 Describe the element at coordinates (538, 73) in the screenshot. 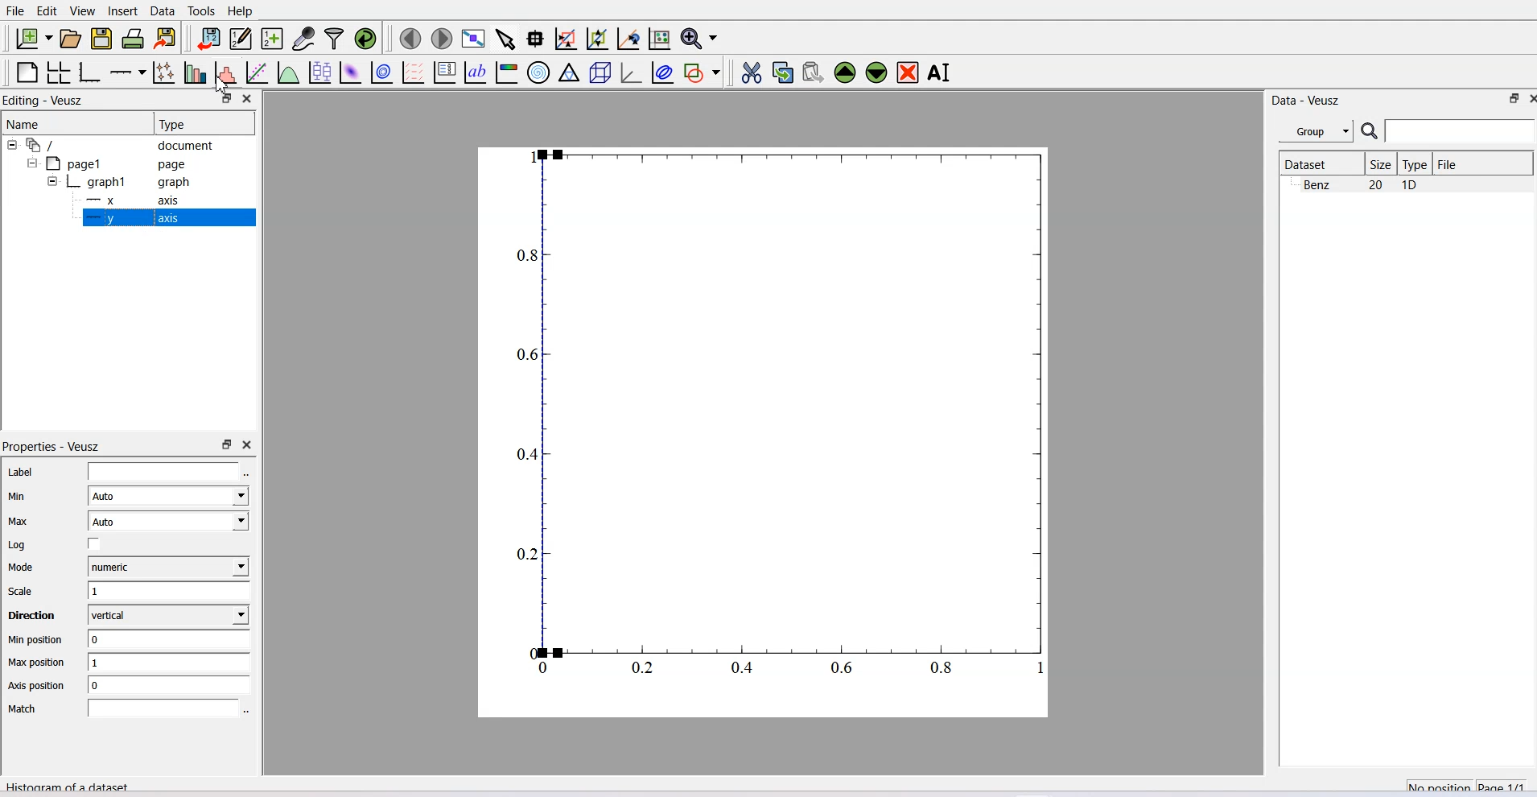

I see `Polar Graph` at that location.